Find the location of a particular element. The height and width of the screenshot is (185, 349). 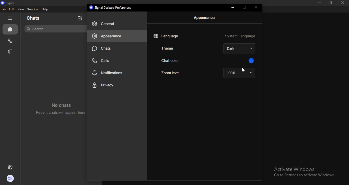

search is located at coordinates (36, 28).